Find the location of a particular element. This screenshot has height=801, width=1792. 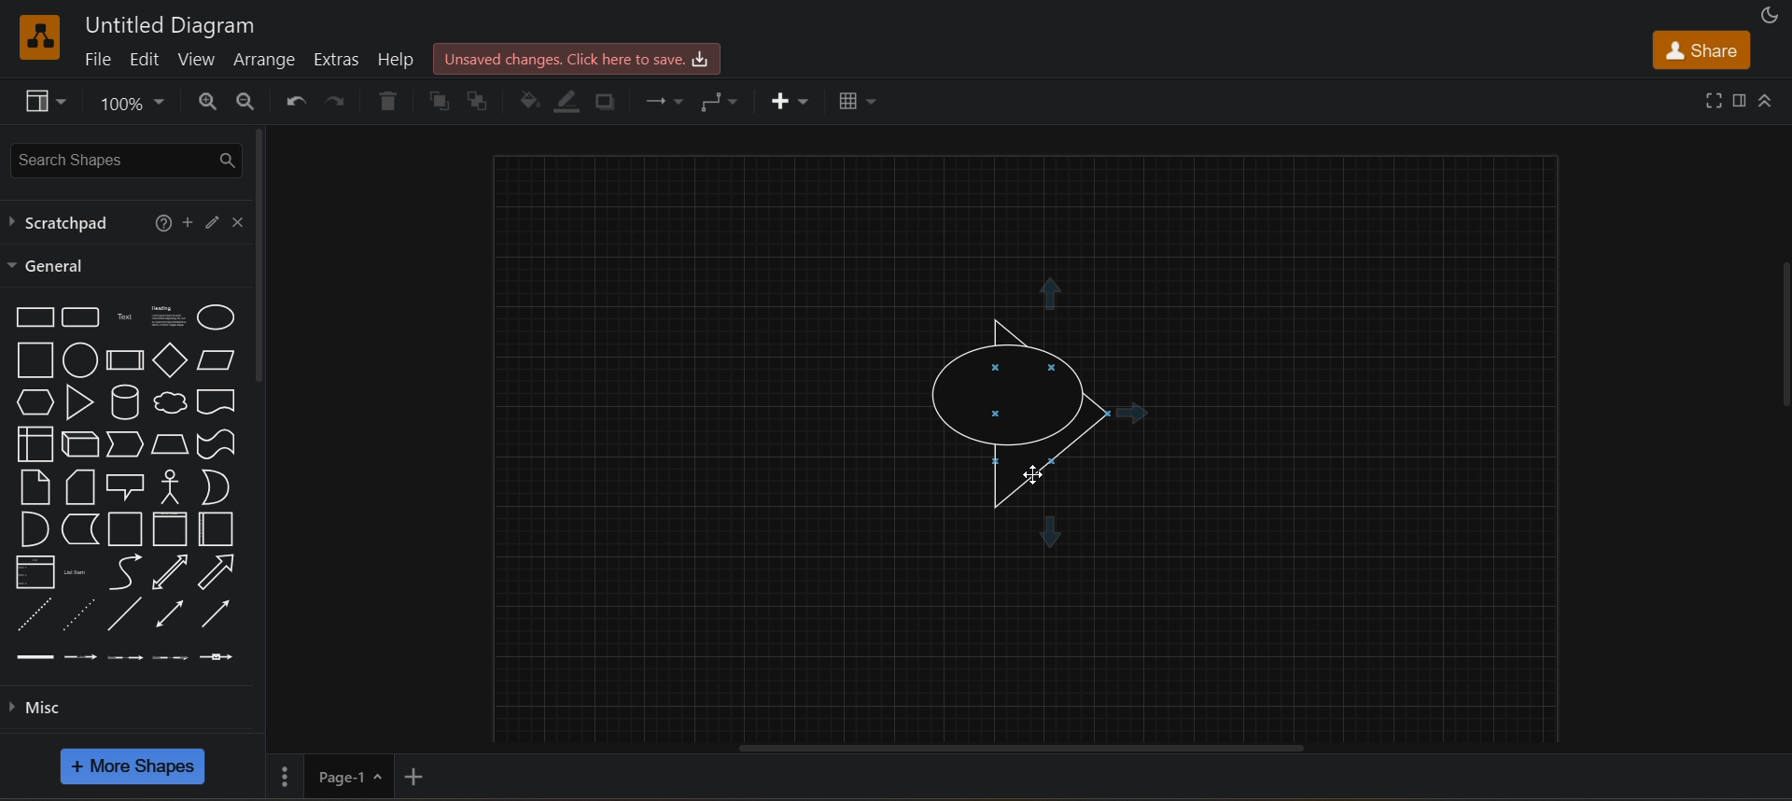

bidirectional arrow is located at coordinates (166, 572).